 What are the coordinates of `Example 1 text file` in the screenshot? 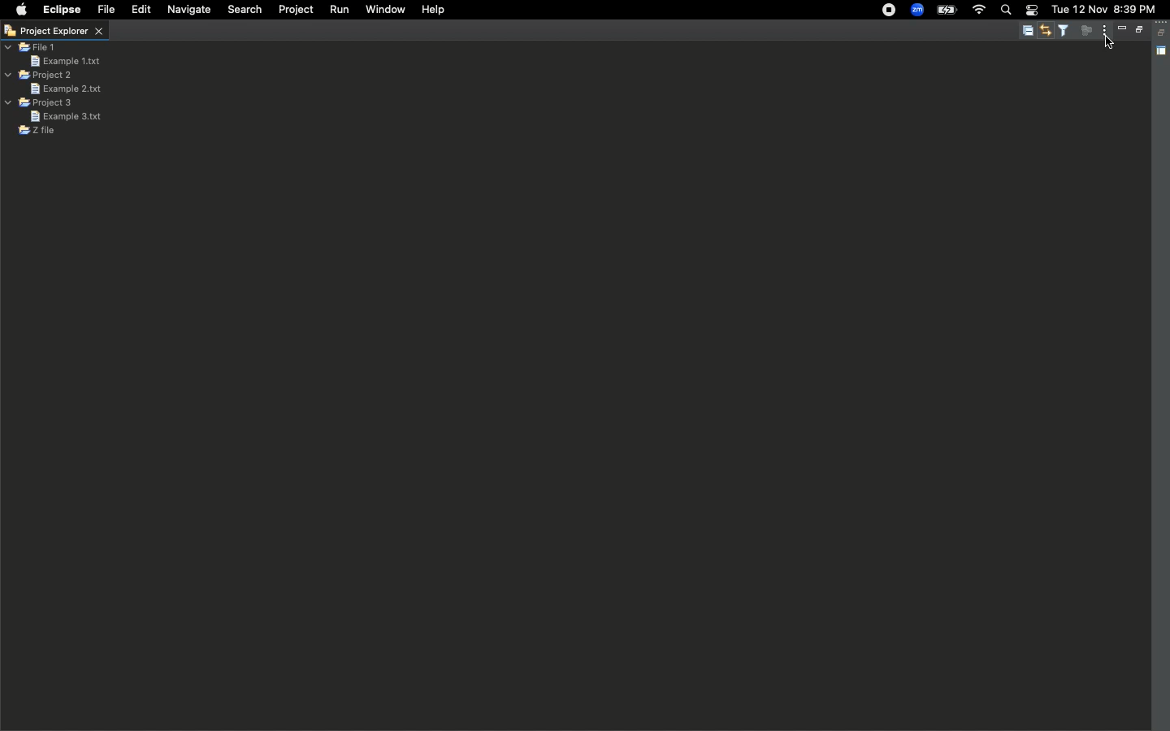 It's located at (65, 60).